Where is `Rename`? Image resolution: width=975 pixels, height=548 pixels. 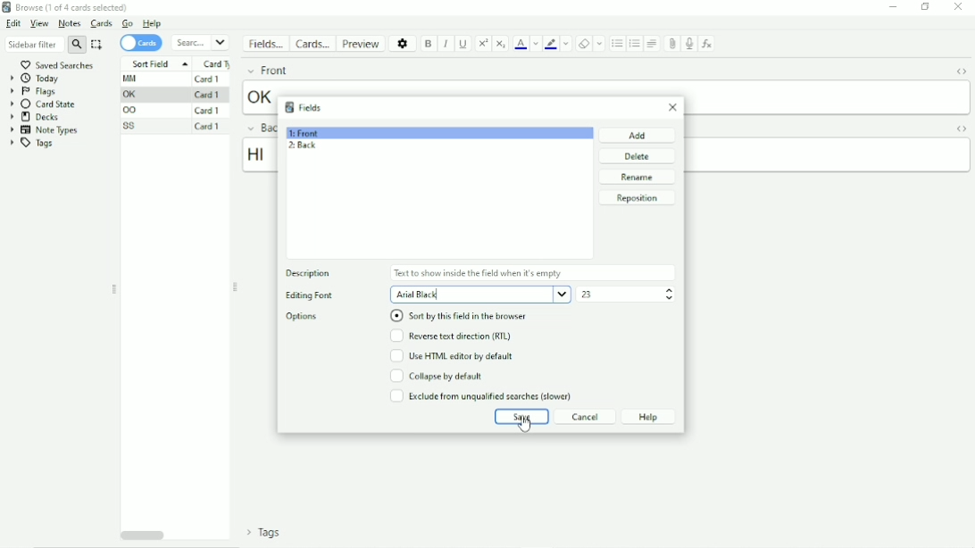 Rename is located at coordinates (636, 177).